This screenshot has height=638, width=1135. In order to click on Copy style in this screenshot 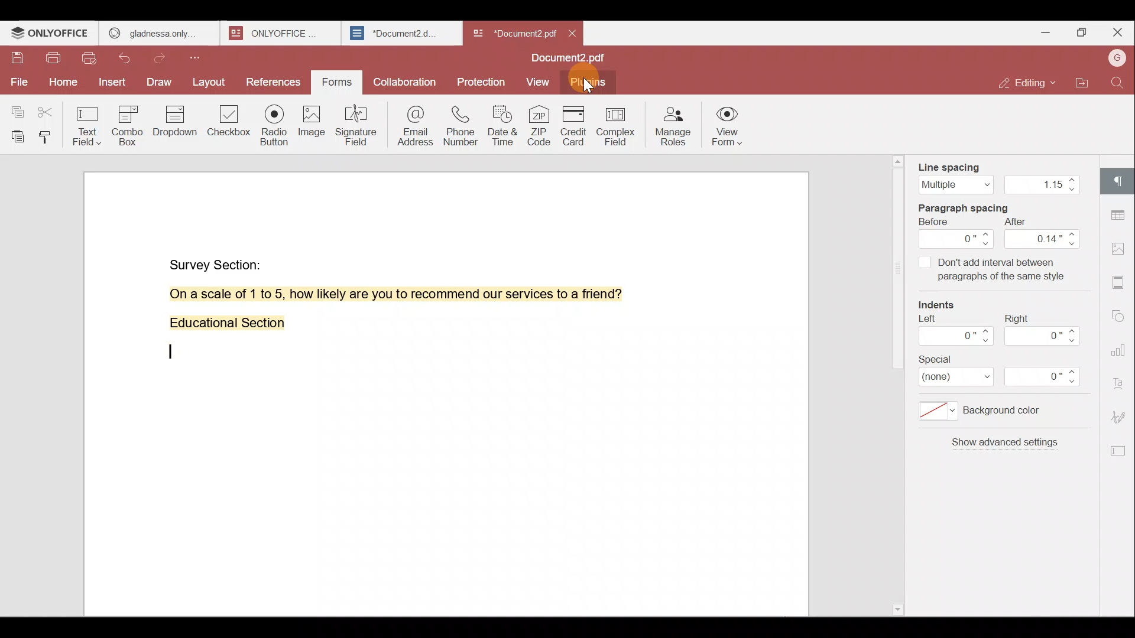, I will do `click(47, 136)`.